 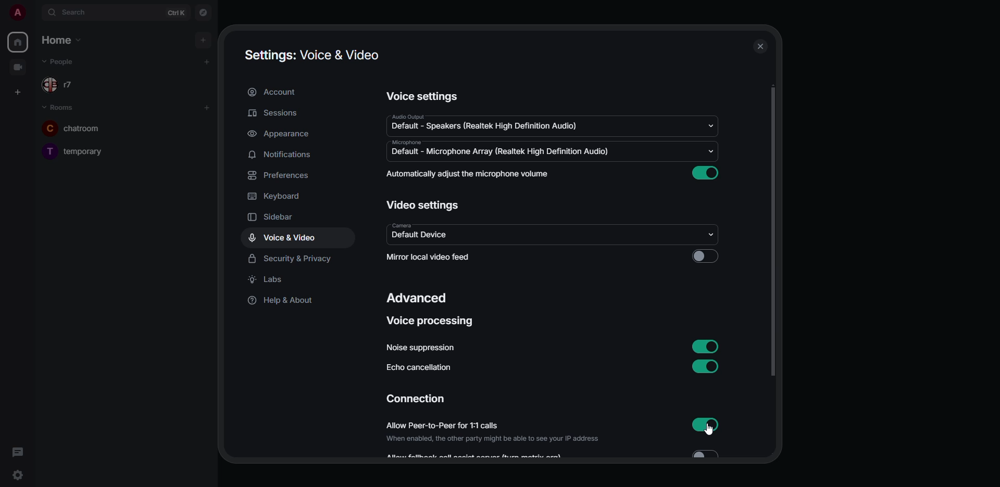 What do you see at coordinates (506, 152) in the screenshot?
I see `default` at bounding box center [506, 152].